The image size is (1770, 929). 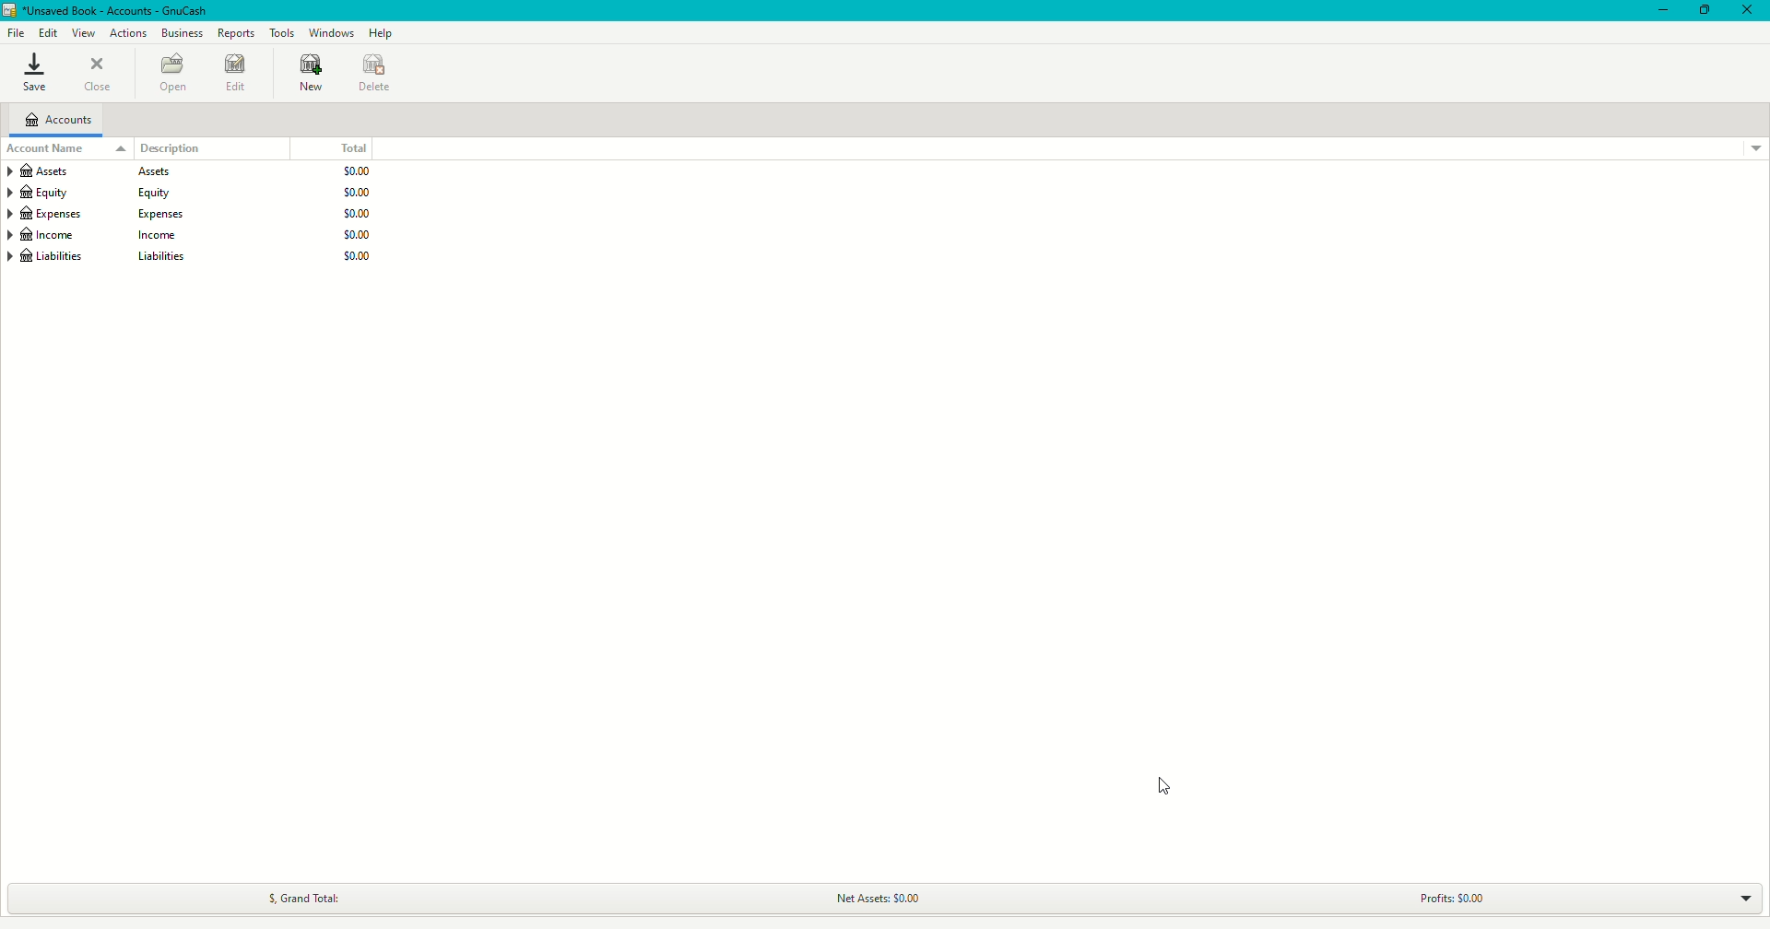 I want to click on Account name, so click(x=49, y=147).